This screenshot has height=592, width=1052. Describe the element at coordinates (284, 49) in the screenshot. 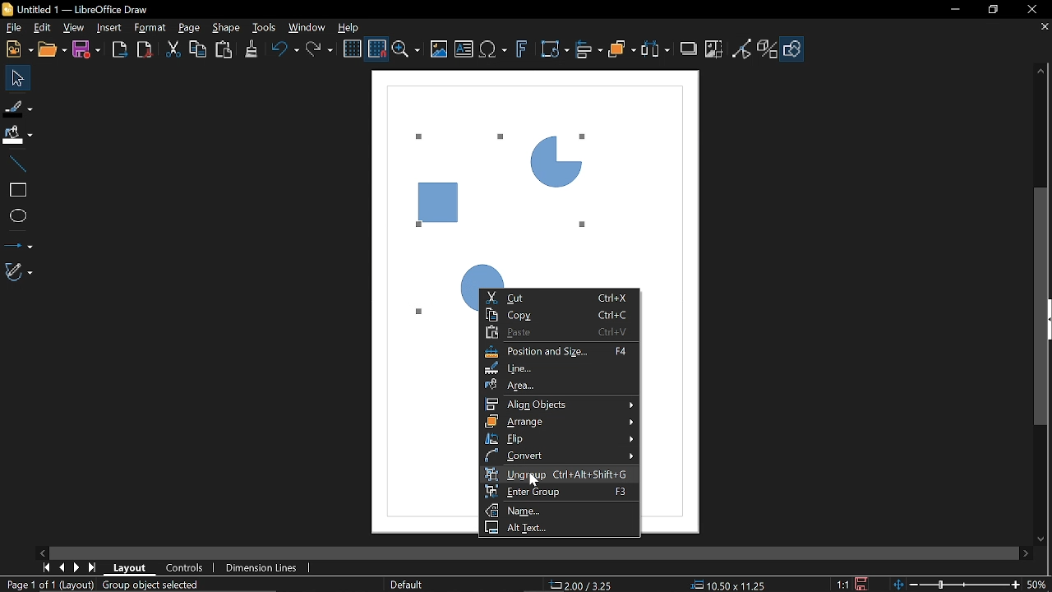

I see `undo` at that location.